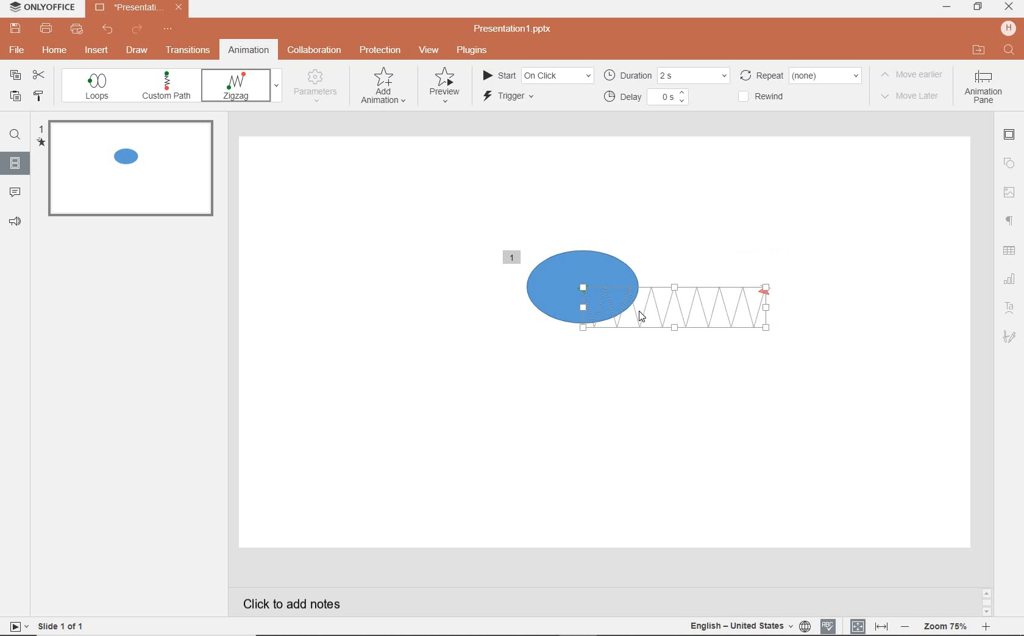  What do you see at coordinates (108, 31) in the screenshot?
I see `undo` at bounding box center [108, 31].